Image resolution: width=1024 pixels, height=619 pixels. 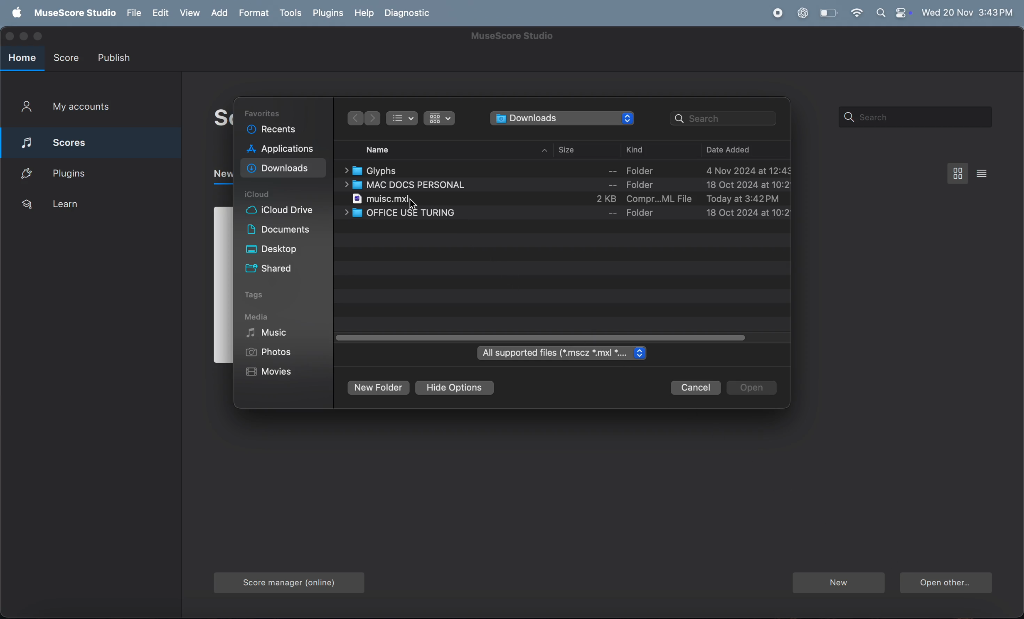 I want to click on wifi, so click(x=857, y=13).